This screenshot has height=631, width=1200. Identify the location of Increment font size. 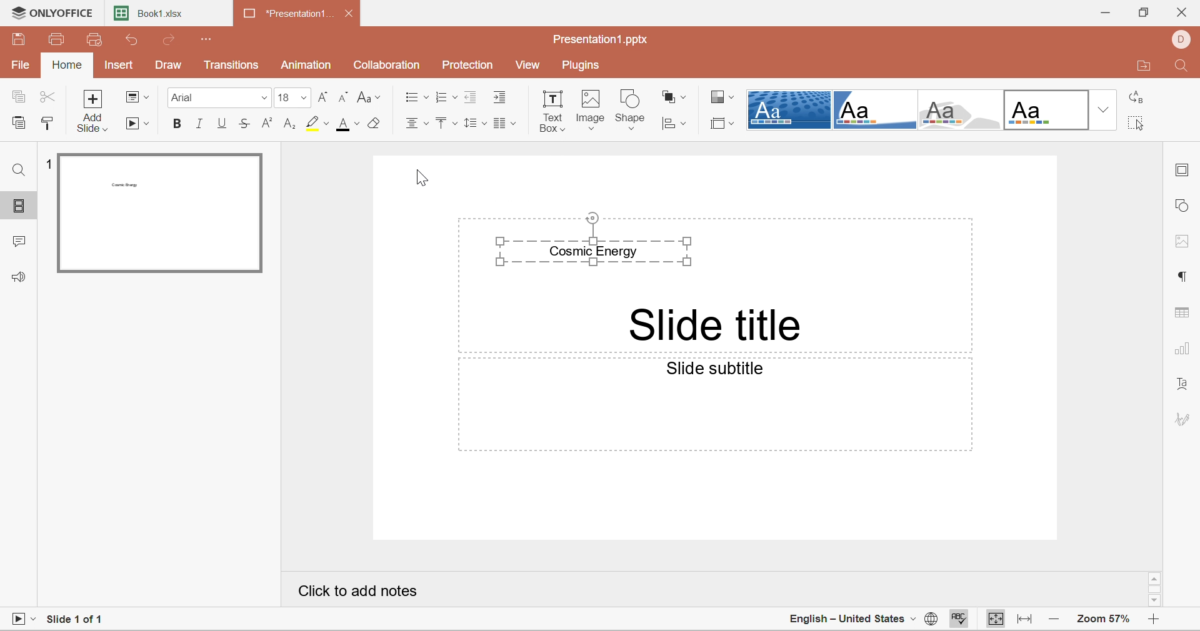
(323, 97).